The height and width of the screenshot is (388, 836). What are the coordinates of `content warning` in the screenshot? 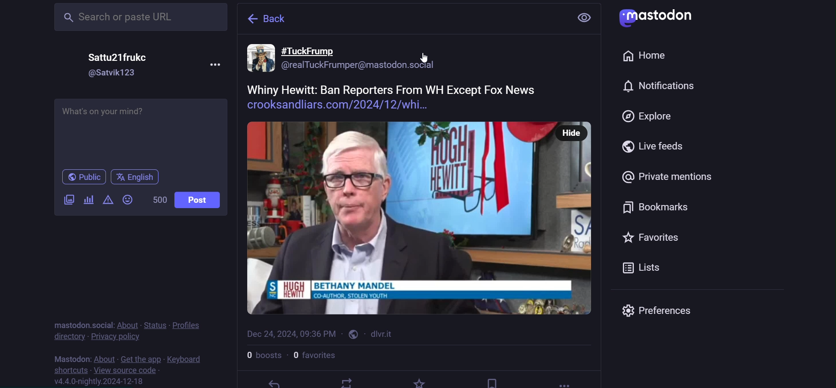 It's located at (107, 201).